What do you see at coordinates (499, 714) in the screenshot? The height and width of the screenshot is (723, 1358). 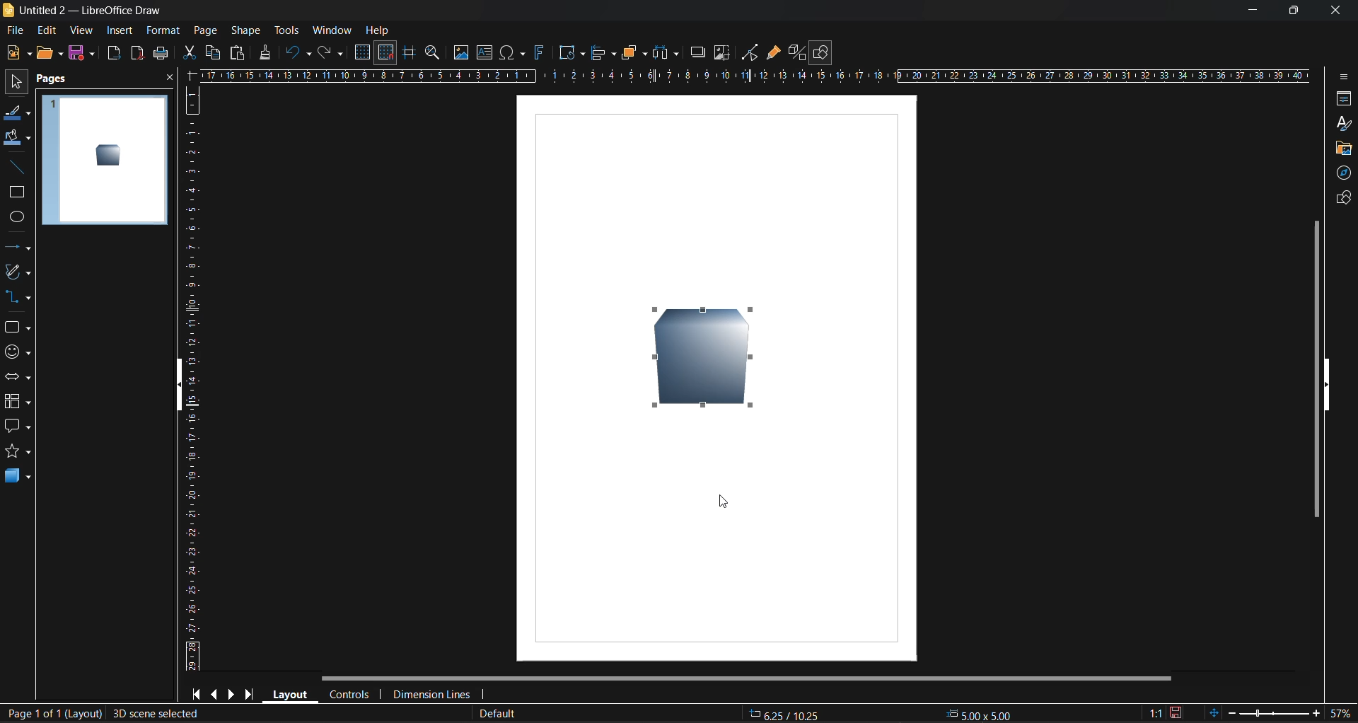 I see `slide master name` at bounding box center [499, 714].